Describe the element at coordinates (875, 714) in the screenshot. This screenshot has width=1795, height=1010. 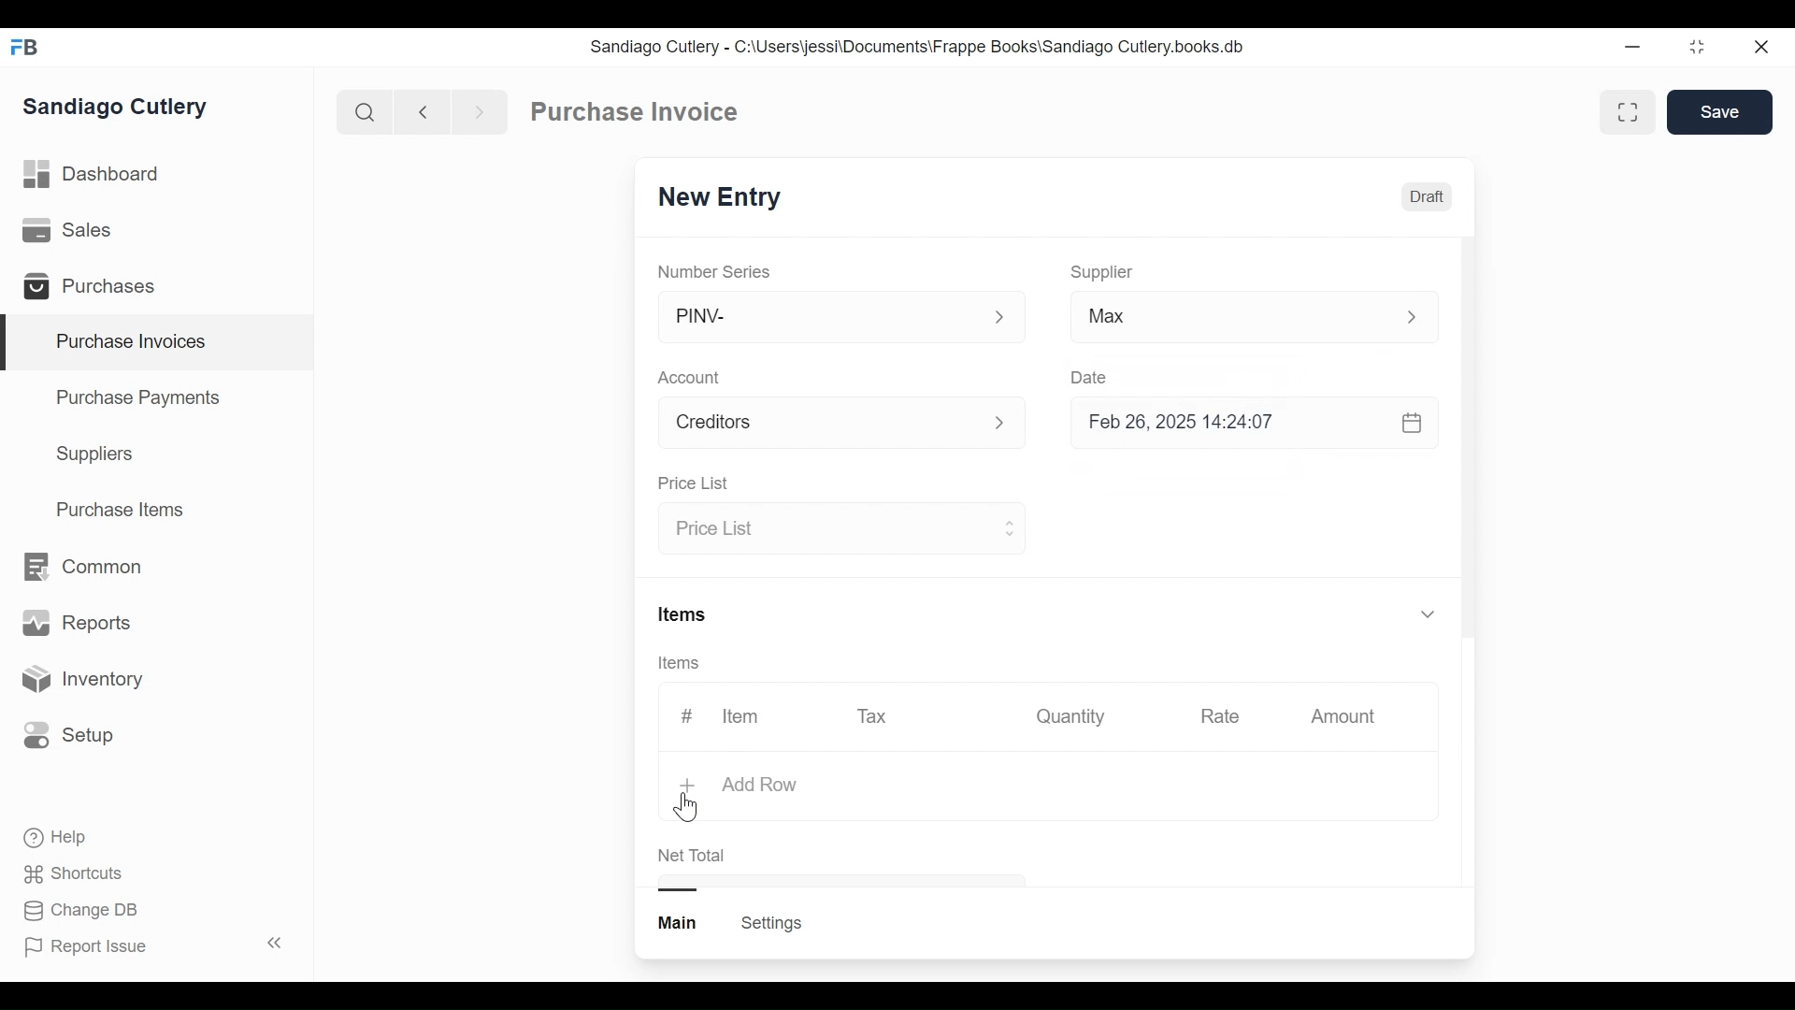
I see `Tax` at that location.